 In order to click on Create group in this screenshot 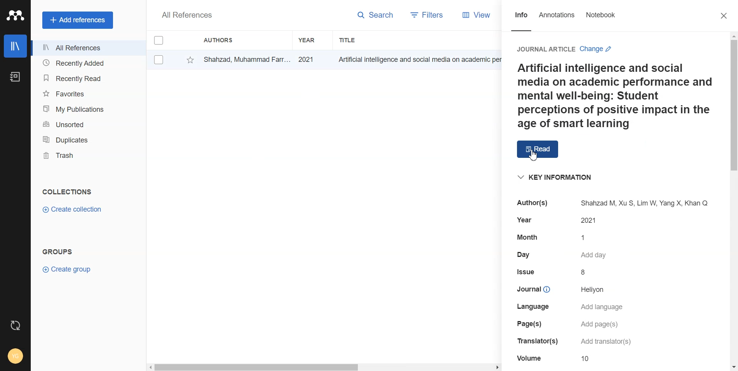, I will do `click(68, 269)`.